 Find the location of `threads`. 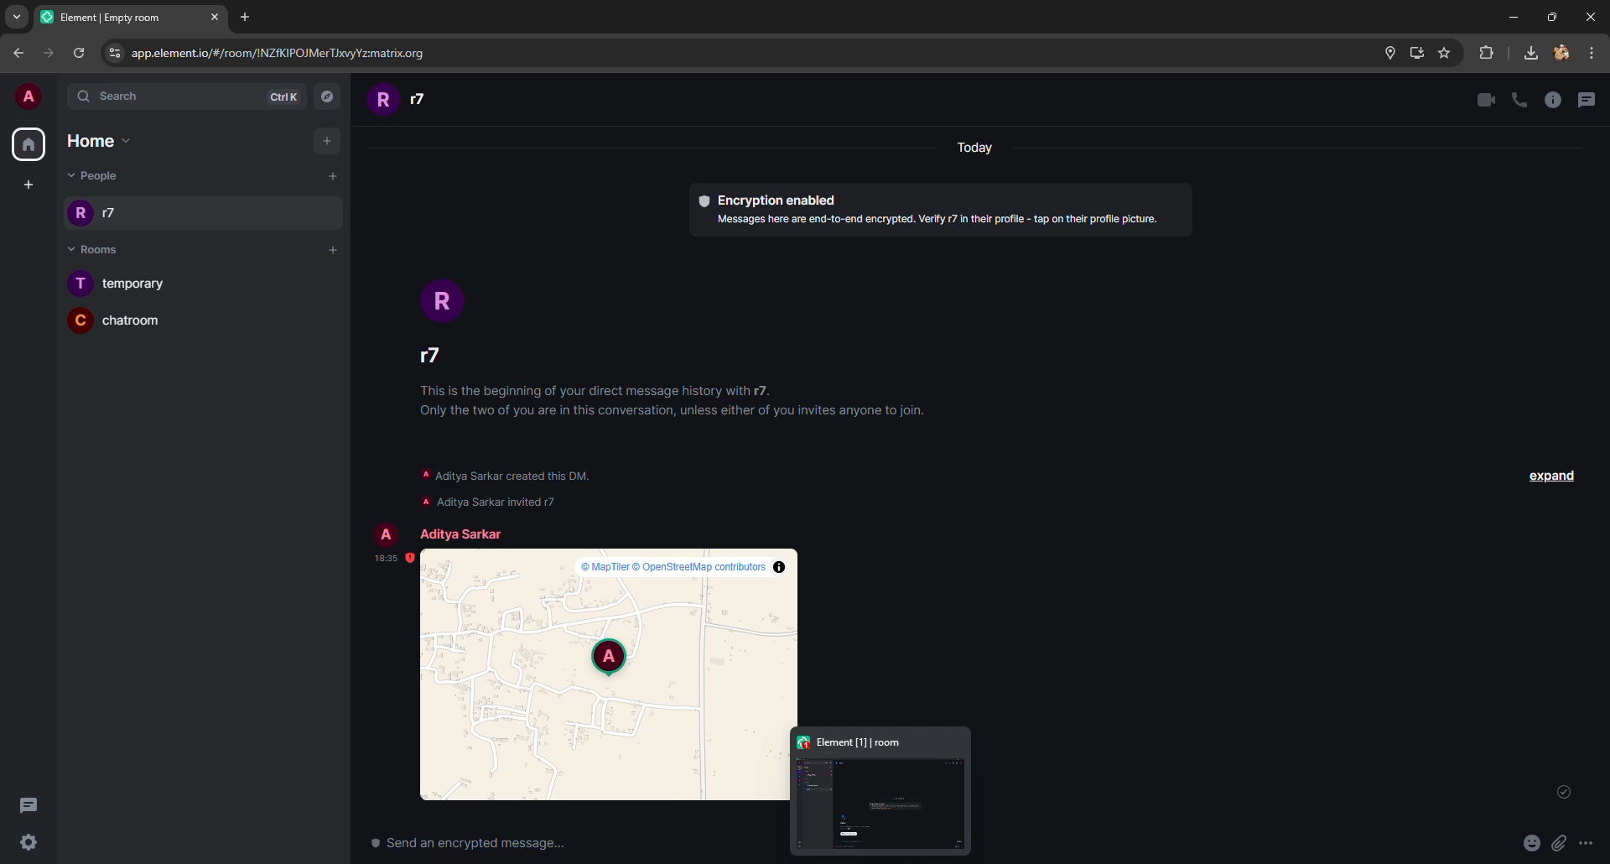

threads is located at coordinates (39, 806).